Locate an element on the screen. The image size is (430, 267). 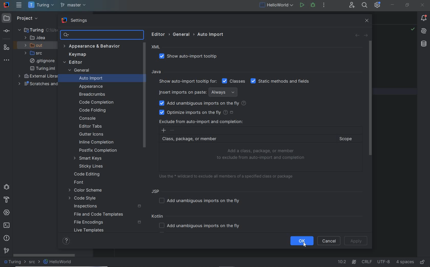
Turing(project folder) is located at coordinates (34, 30).